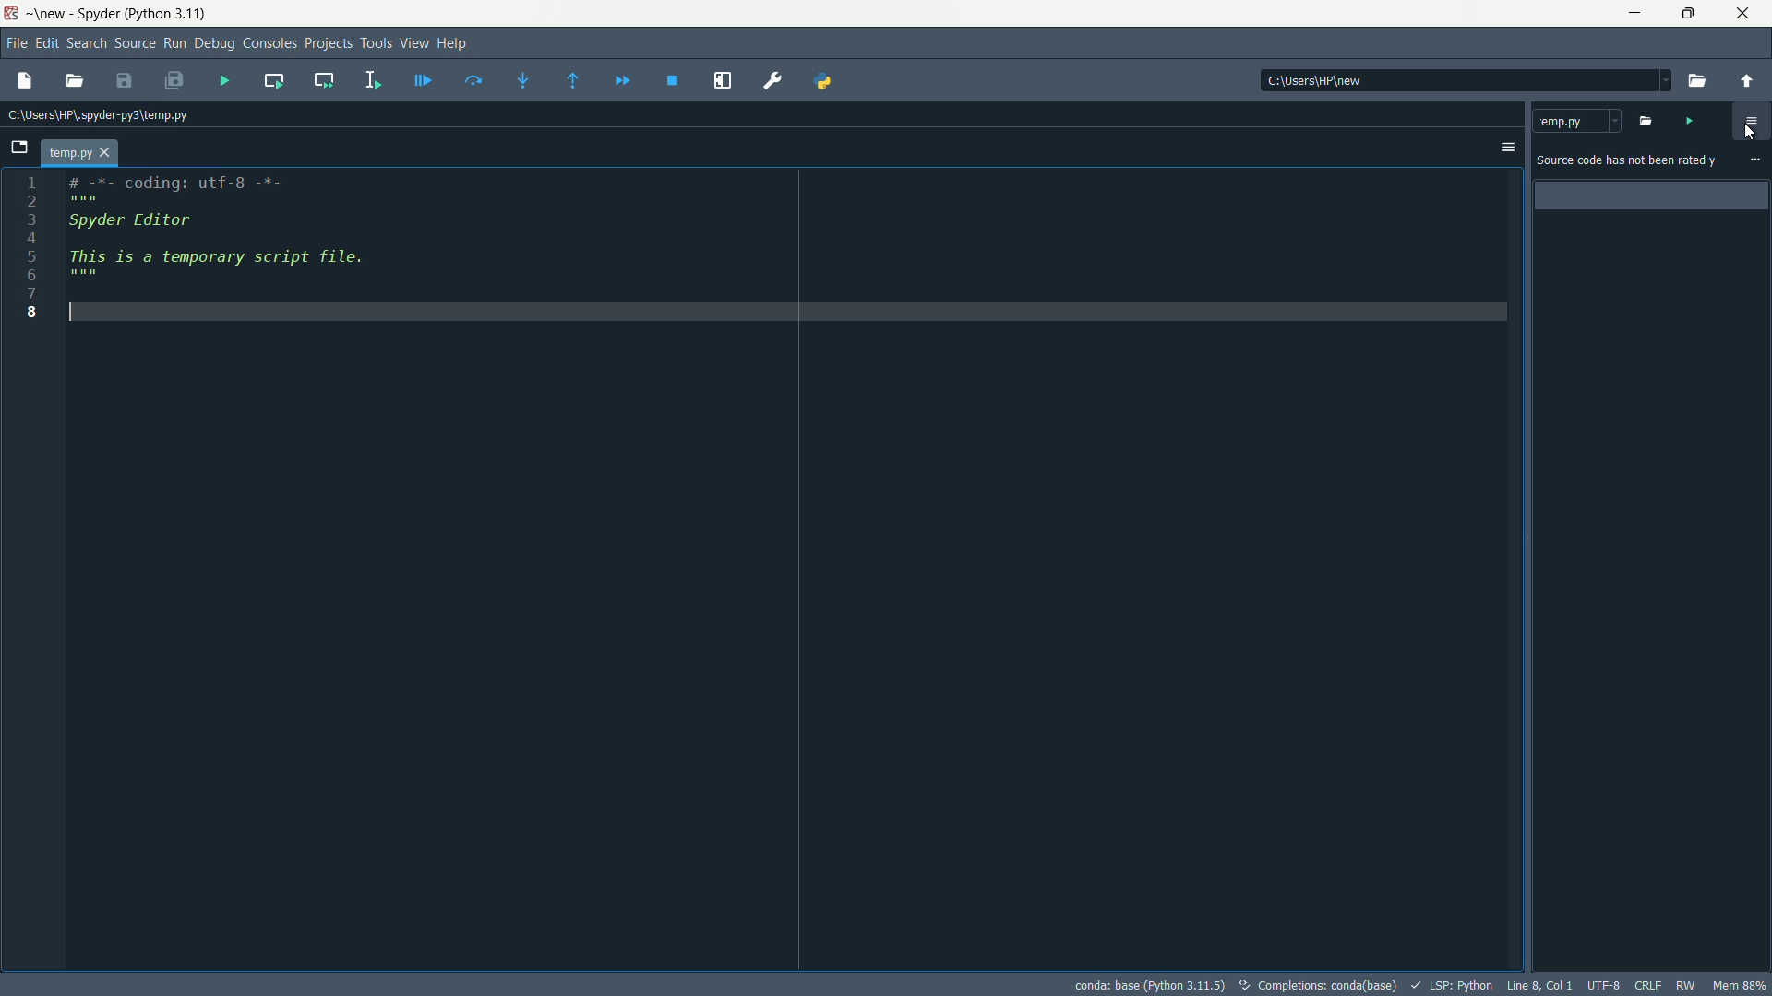 The height and width of the screenshot is (996, 1772). What do you see at coordinates (822, 81) in the screenshot?
I see `python path manager` at bounding box center [822, 81].